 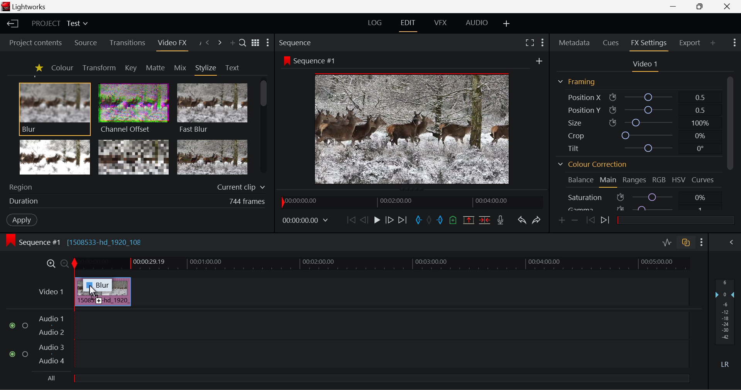 I want to click on Matte, so click(x=156, y=68).